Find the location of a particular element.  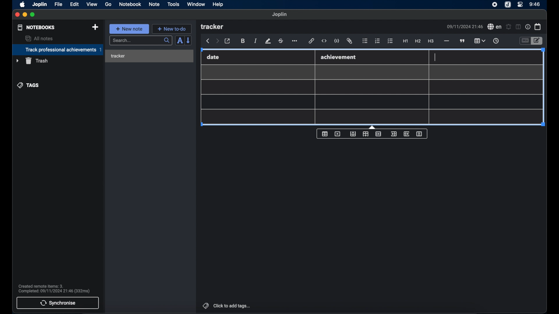

notebook is located at coordinates (130, 4).